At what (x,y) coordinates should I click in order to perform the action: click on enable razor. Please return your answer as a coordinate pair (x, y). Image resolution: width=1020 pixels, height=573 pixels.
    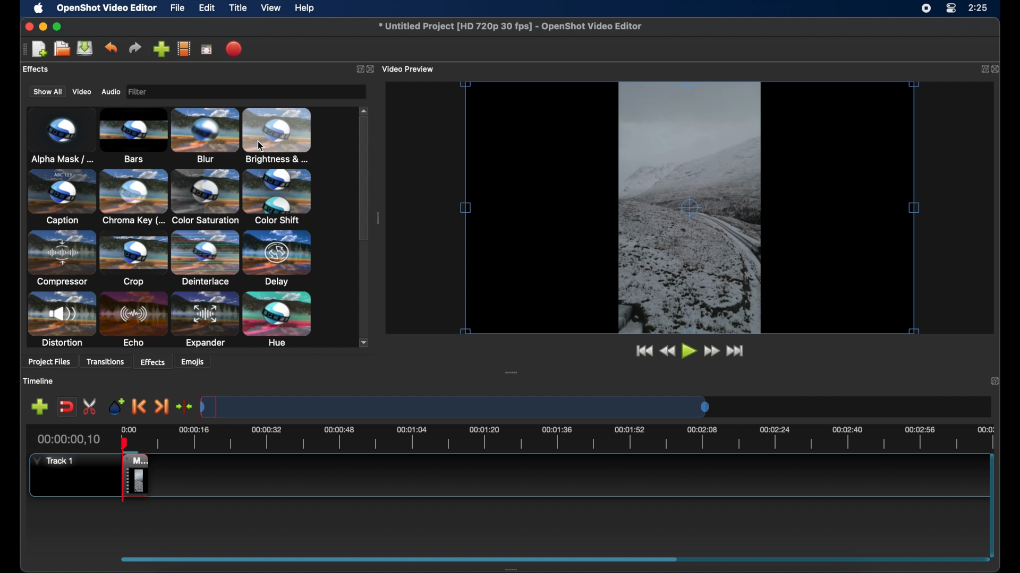
    Looking at the image, I should click on (90, 406).